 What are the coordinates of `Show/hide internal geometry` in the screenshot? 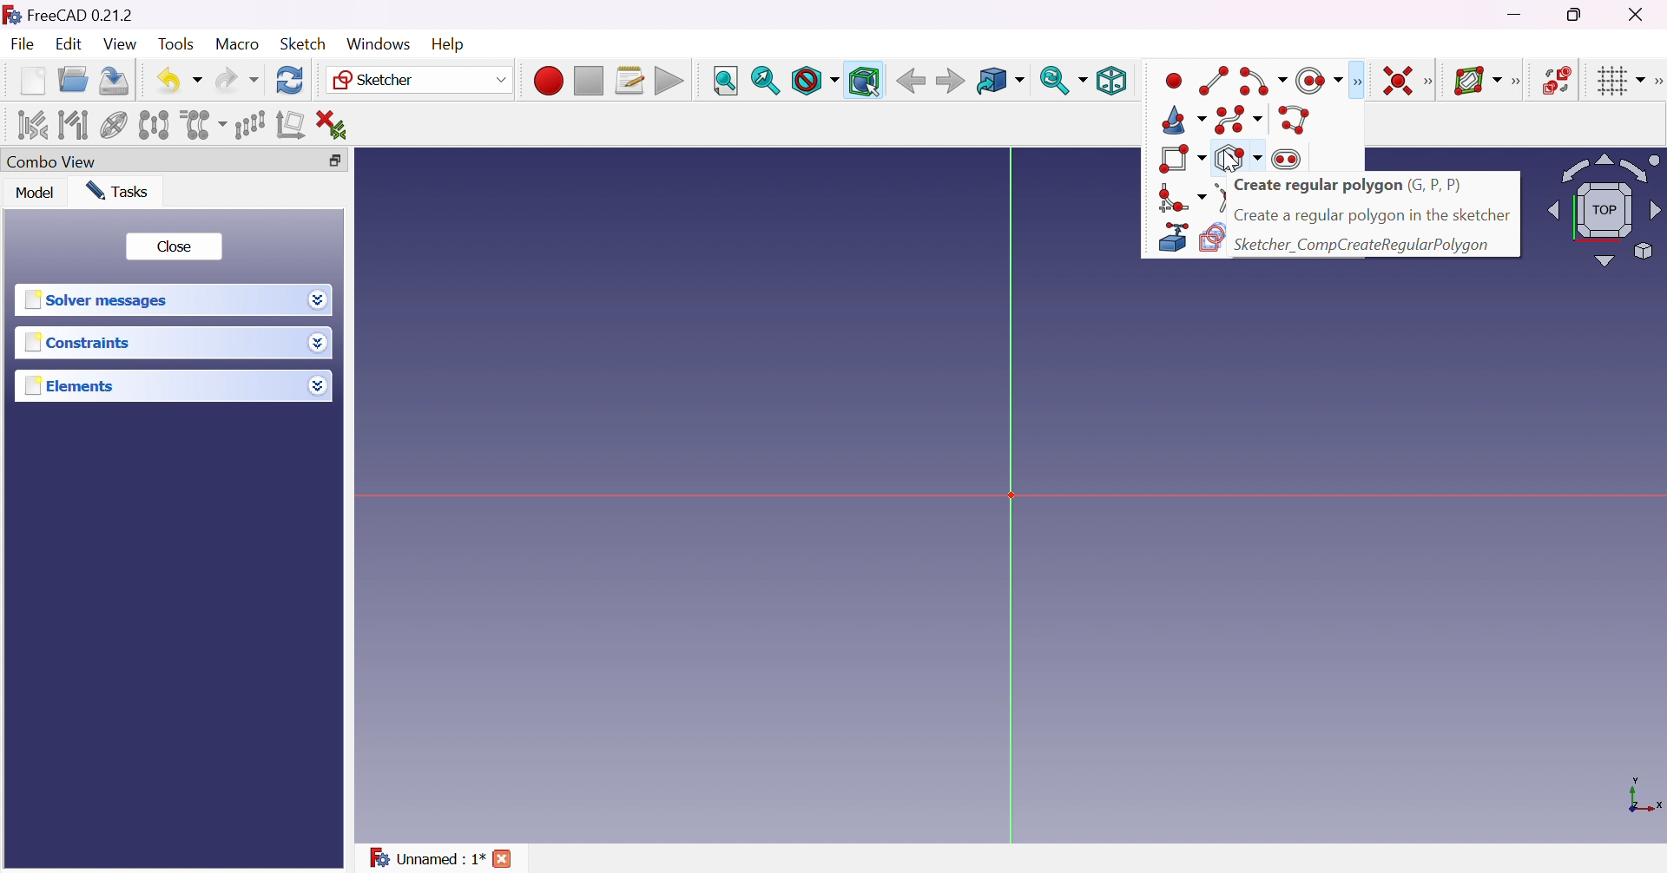 It's located at (115, 128).